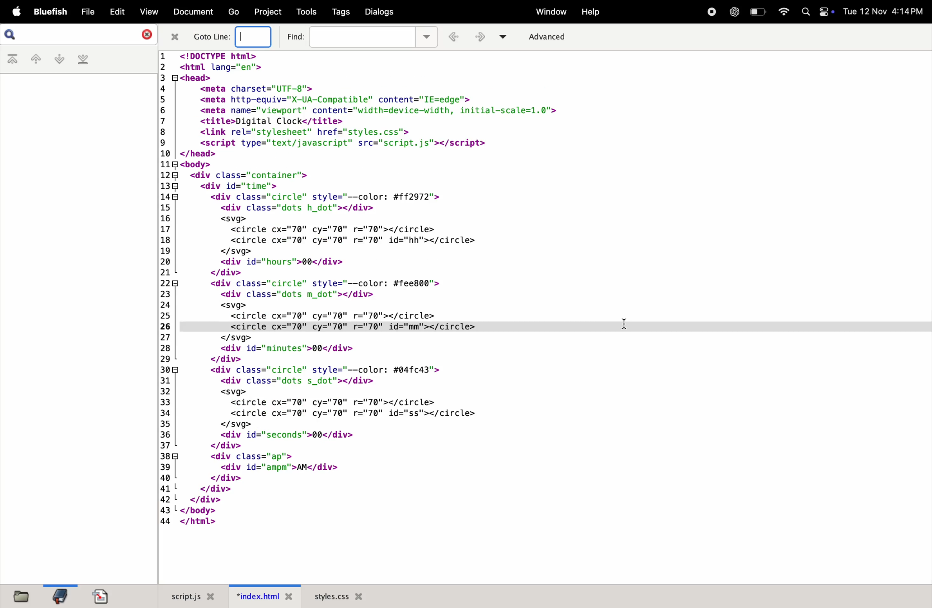  I want to click on window, so click(548, 12).